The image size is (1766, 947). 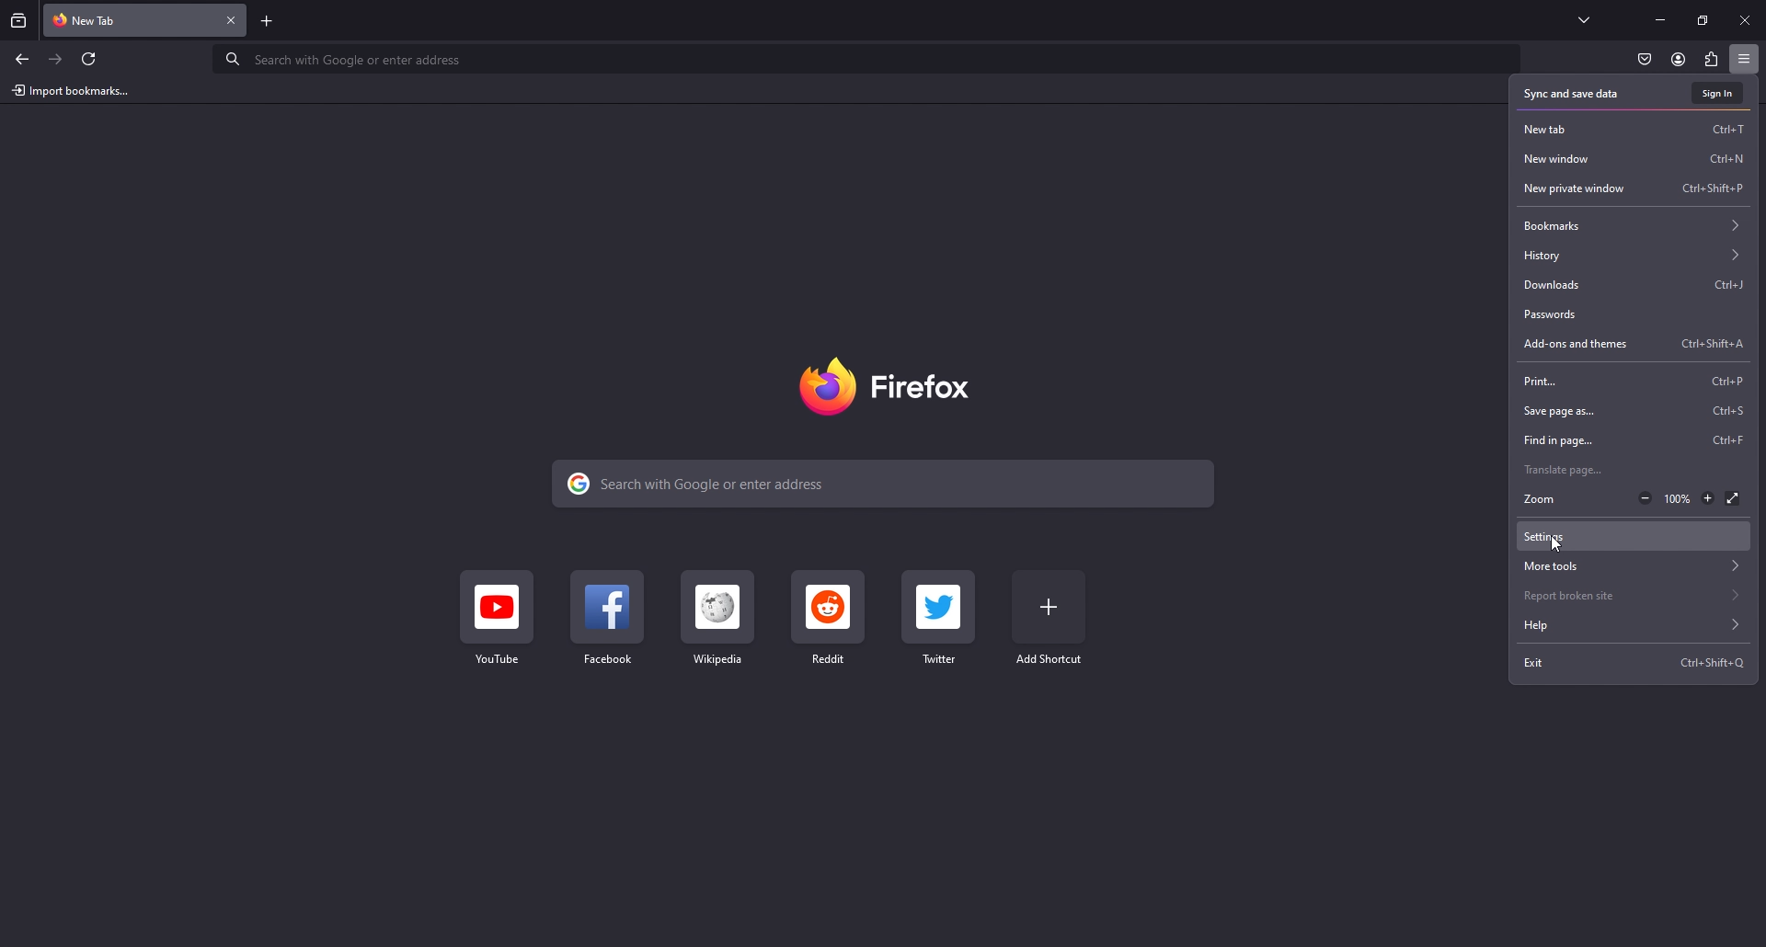 What do you see at coordinates (1676, 500) in the screenshot?
I see `zoom` at bounding box center [1676, 500].